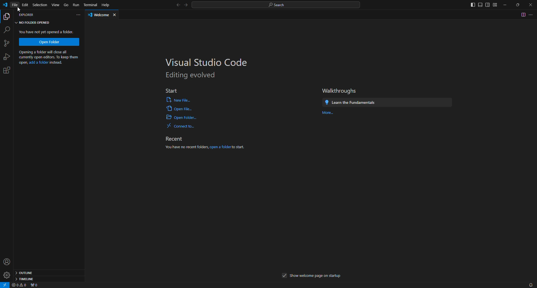 This screenshot has width=537, height=288. What do you see at coordinates (487, 5) in the screenshot?
I see `toggle secondary sidebar` at bounding box center [487, 5].